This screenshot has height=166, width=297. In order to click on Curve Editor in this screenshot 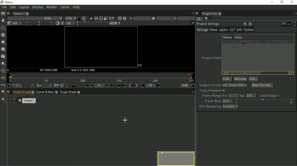, I will do `click(47, 92)`.